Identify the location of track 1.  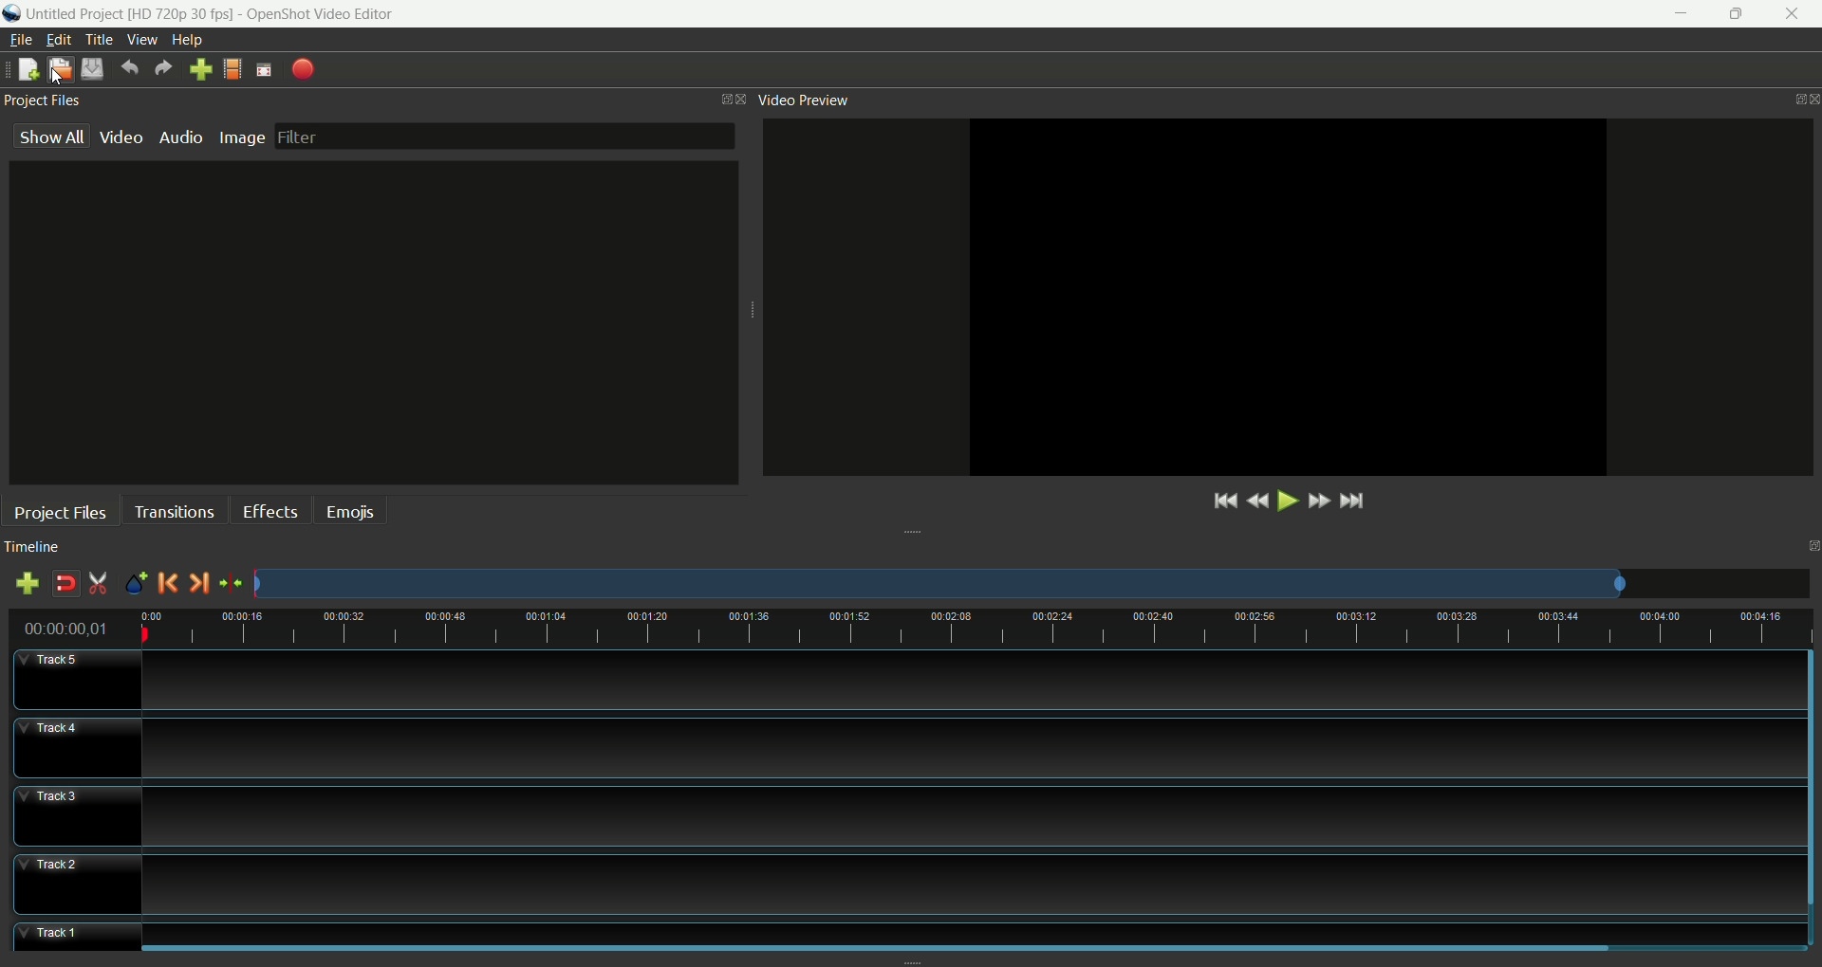
(971, 922).